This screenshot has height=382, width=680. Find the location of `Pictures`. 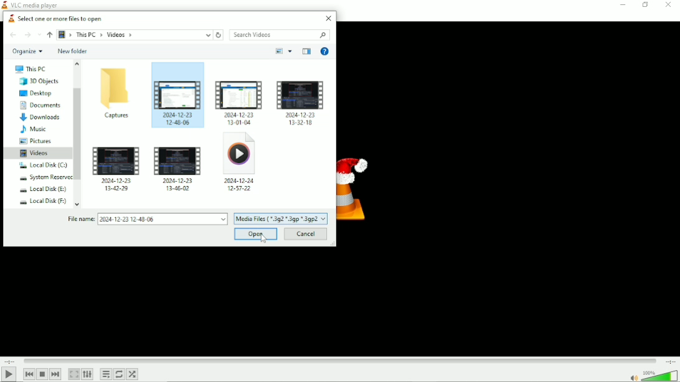

Pictures is located at coordinates (34, 141).